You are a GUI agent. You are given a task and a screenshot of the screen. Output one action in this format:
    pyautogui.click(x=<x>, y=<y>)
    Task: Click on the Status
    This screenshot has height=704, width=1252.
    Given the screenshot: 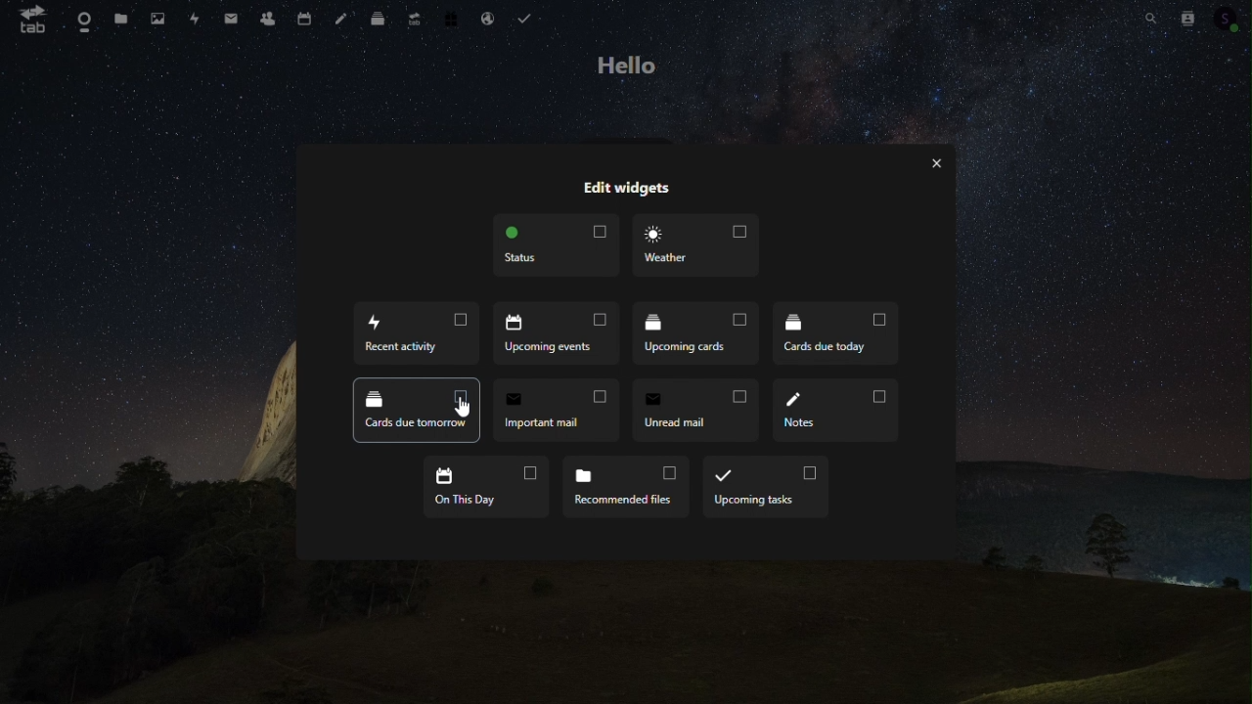 What is the action you would take?
    pyautogui.click(x=556, y=245)
    